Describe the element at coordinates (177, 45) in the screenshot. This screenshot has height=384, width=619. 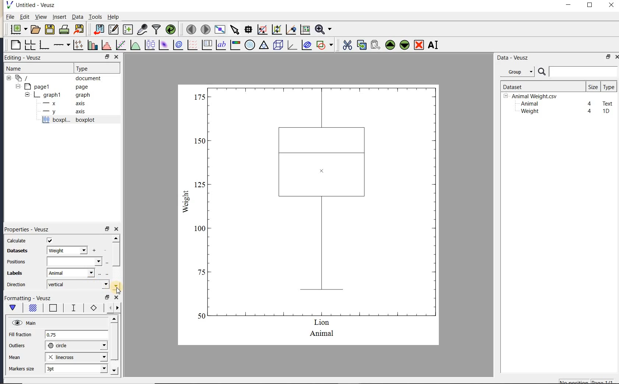
I see `plot a 2d dataset as contours` at that location.